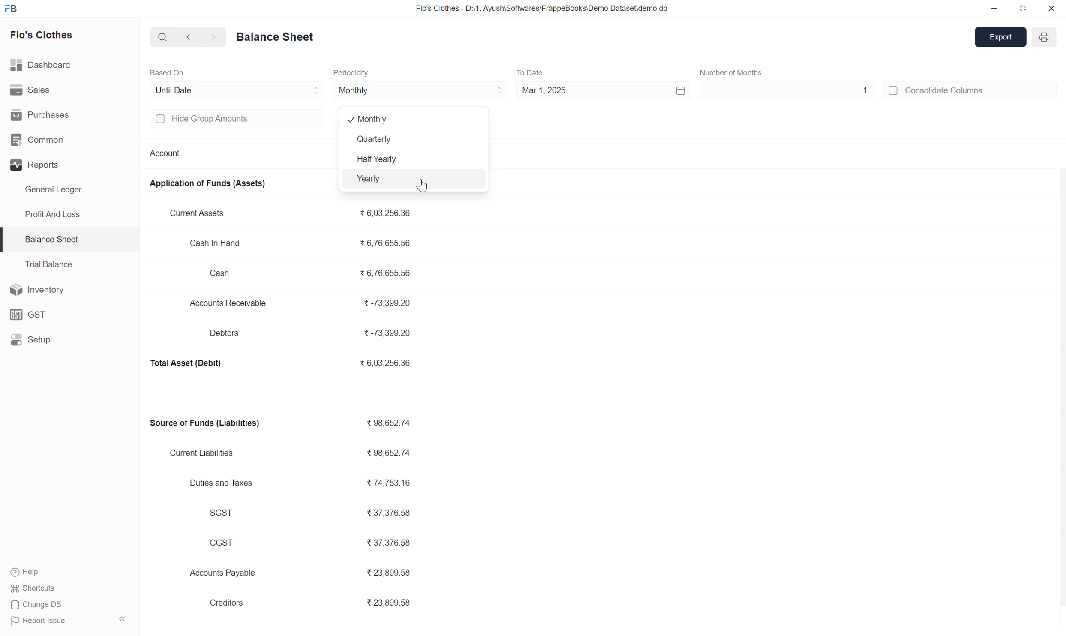 The image size is (1066, 636). Describe the element at coordinates (38, 92) in the screenshot. I see `Sales` at that location.